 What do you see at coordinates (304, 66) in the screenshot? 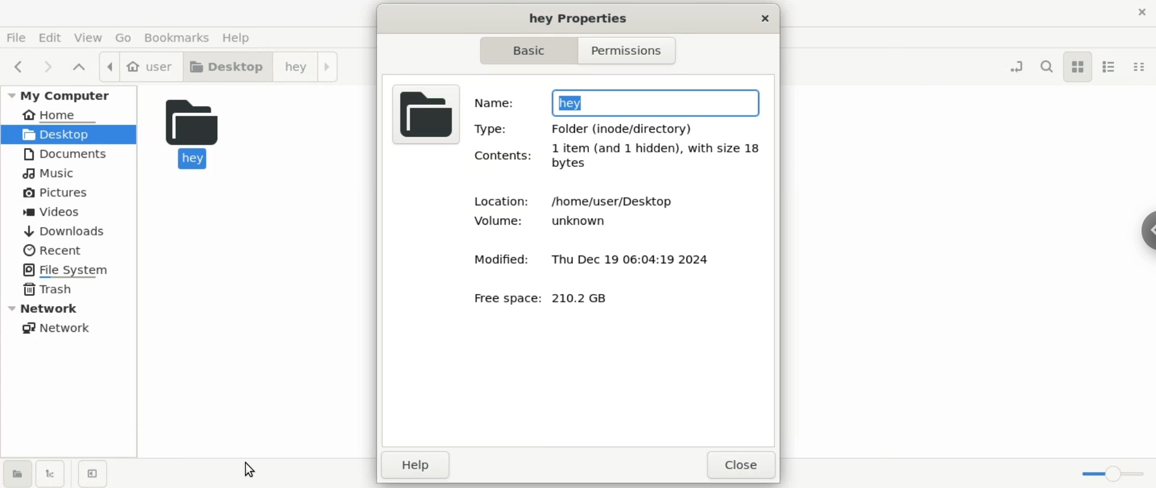
I see `hey` at bounding box center [304, 66].